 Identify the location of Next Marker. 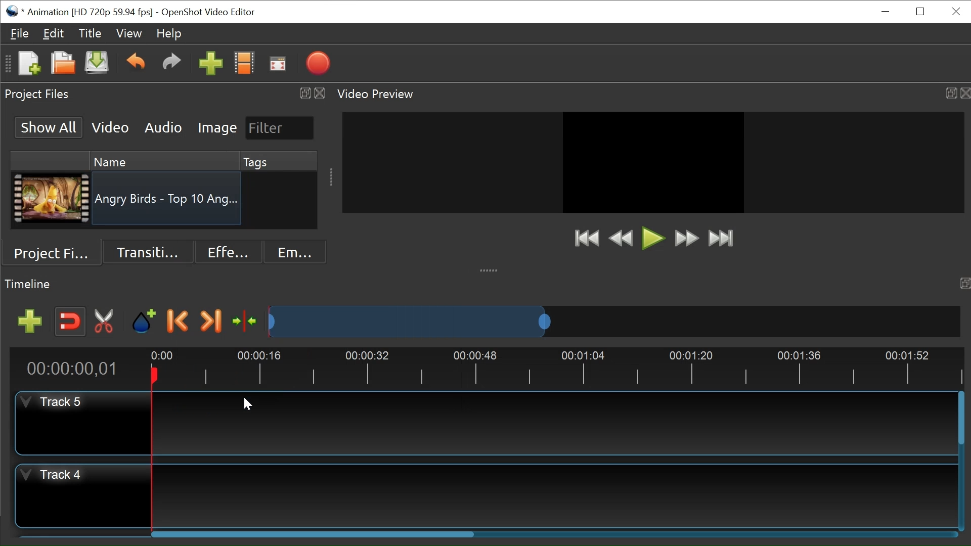
(210, 321).